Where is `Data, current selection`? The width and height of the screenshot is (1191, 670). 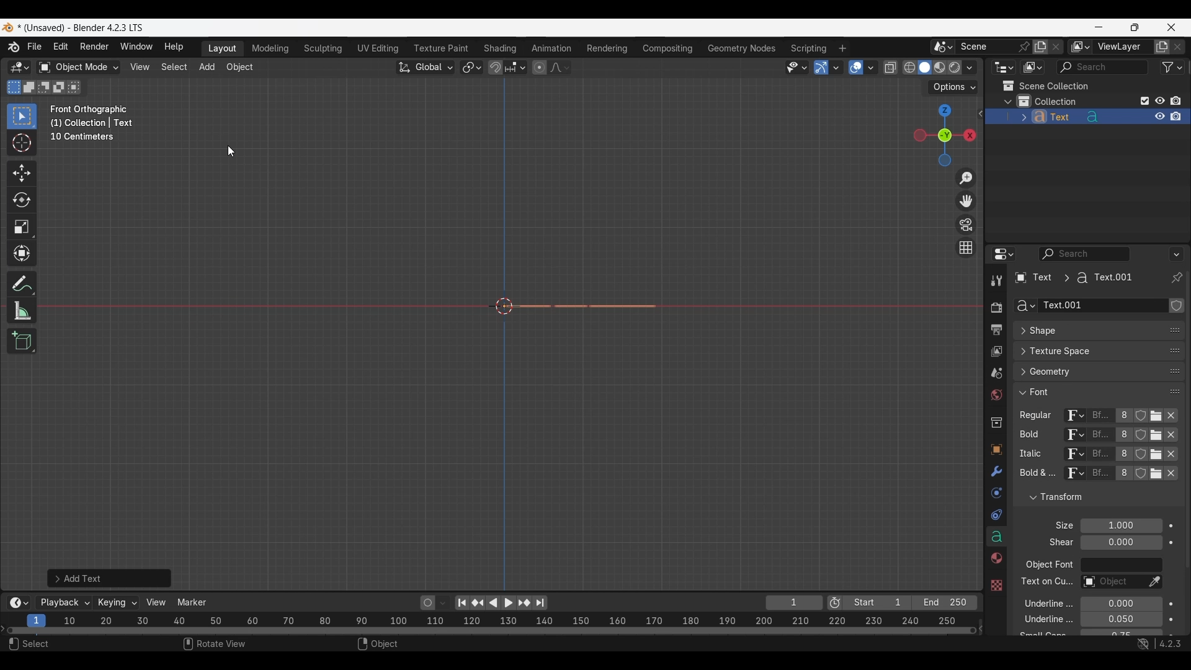
Data, current selection is located at coordinates (996, 537).